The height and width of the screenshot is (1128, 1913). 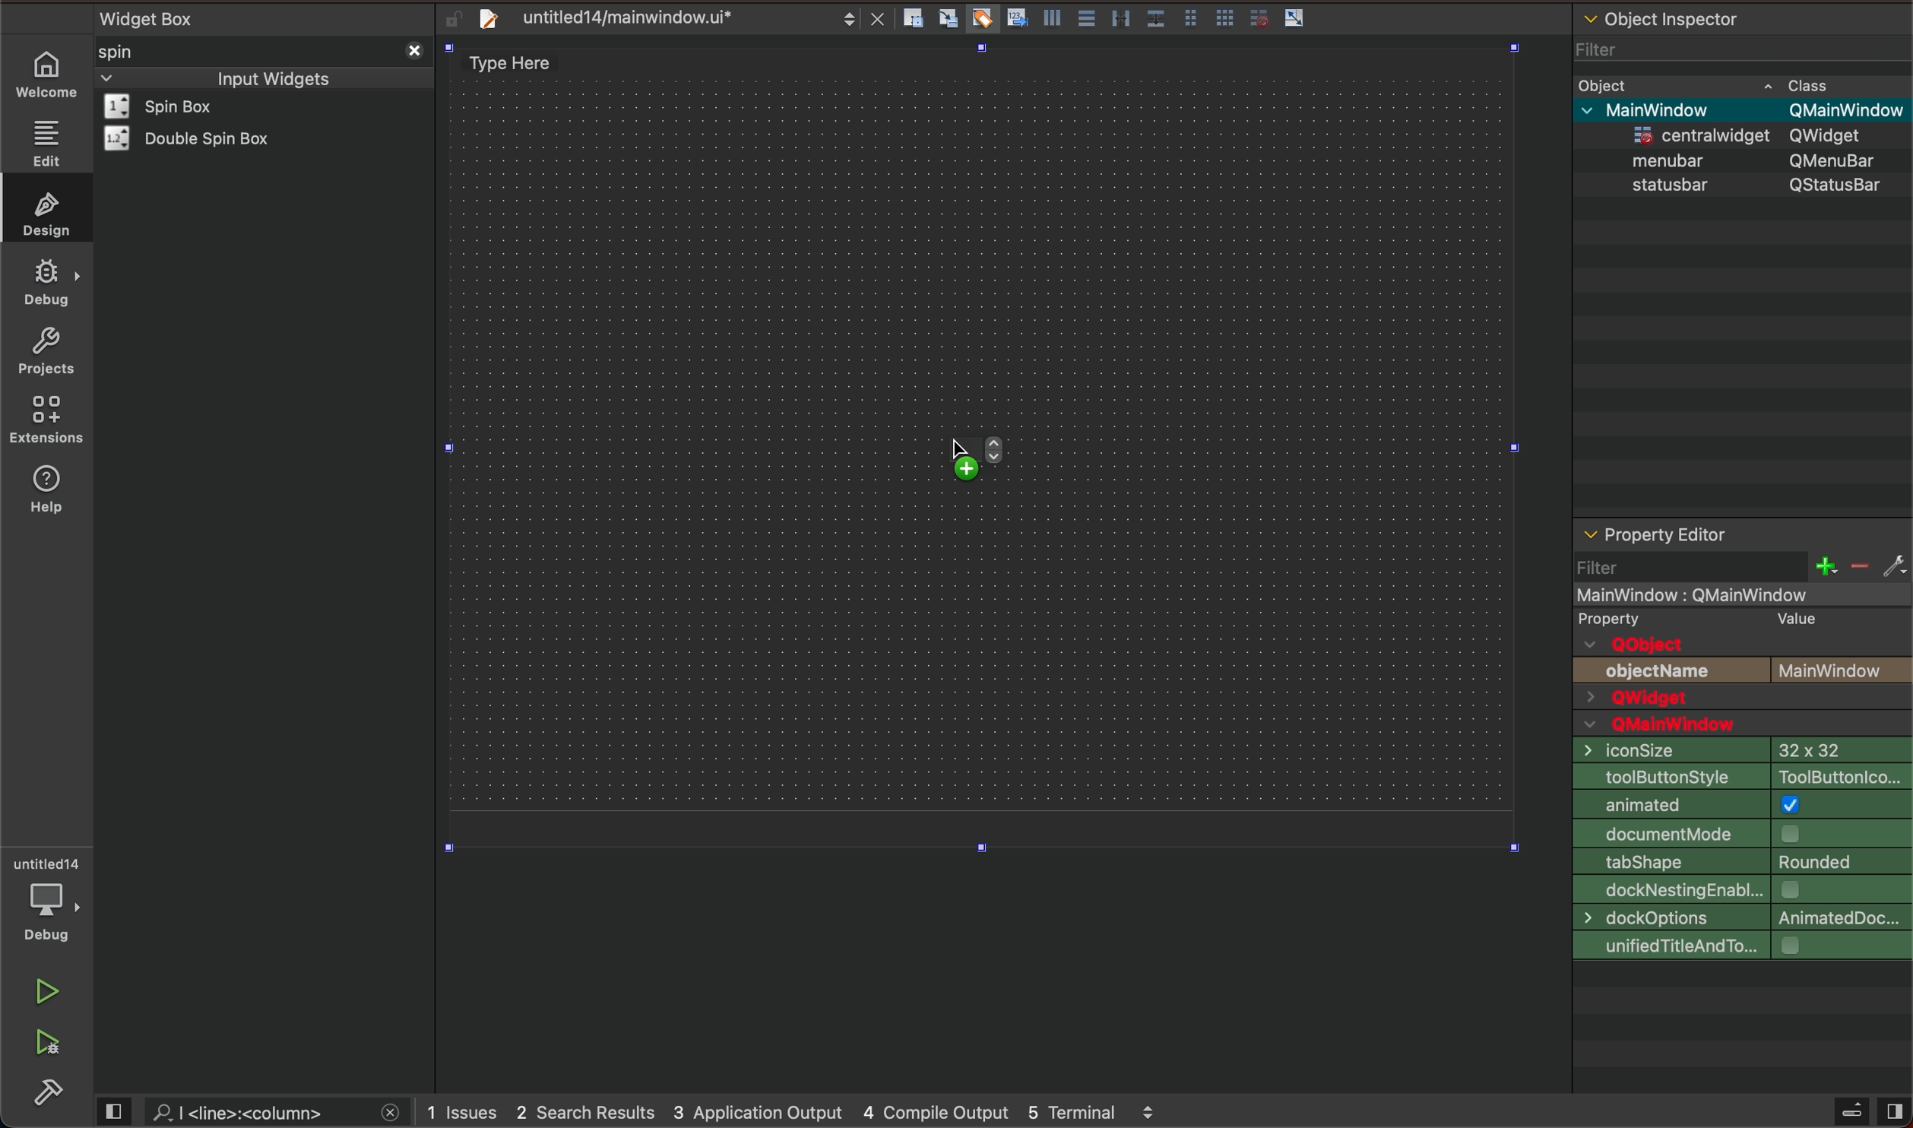 What do you see at coordinates (179, 106) in the screenshot?
I see `widget` at bounding box center [179, 106].